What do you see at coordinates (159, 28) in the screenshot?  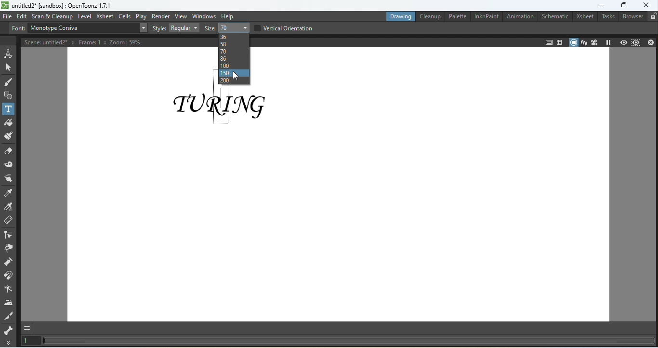 I see `Style` at bounding box center [159, 28].